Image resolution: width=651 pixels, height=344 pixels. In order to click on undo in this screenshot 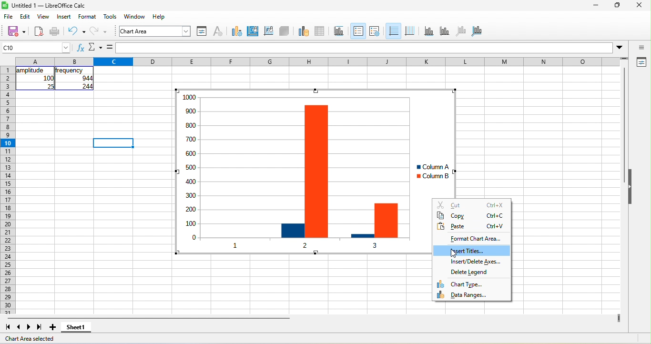, I will do `click(77, 32)`.